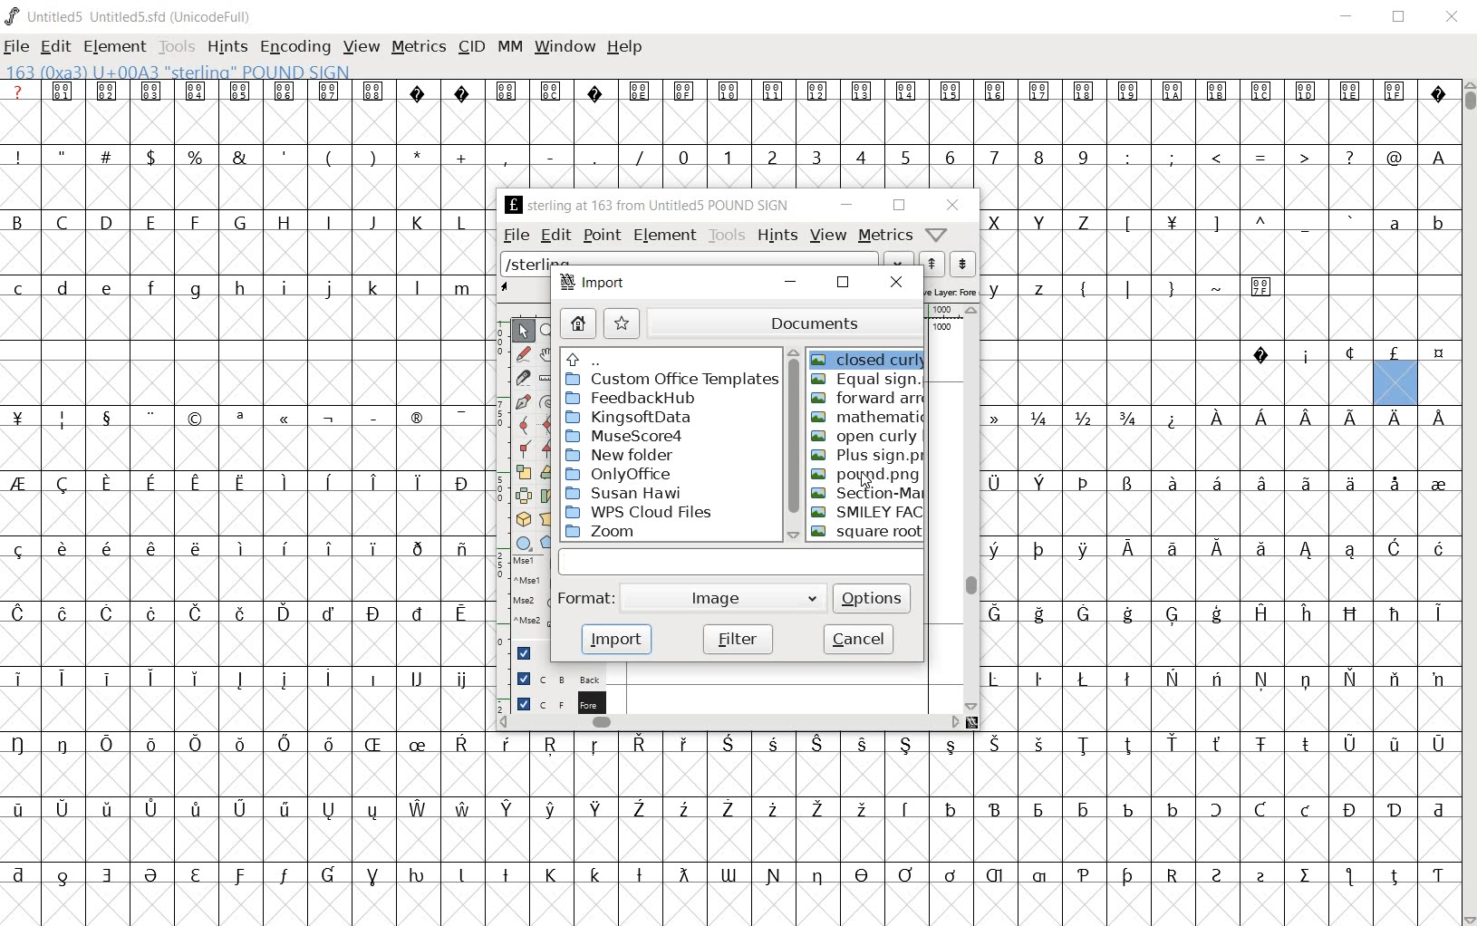 This screenshot has width=1477, height=926. Describe the element at coordinates (1217, 286) in the screenshot. I see `~` at that location.